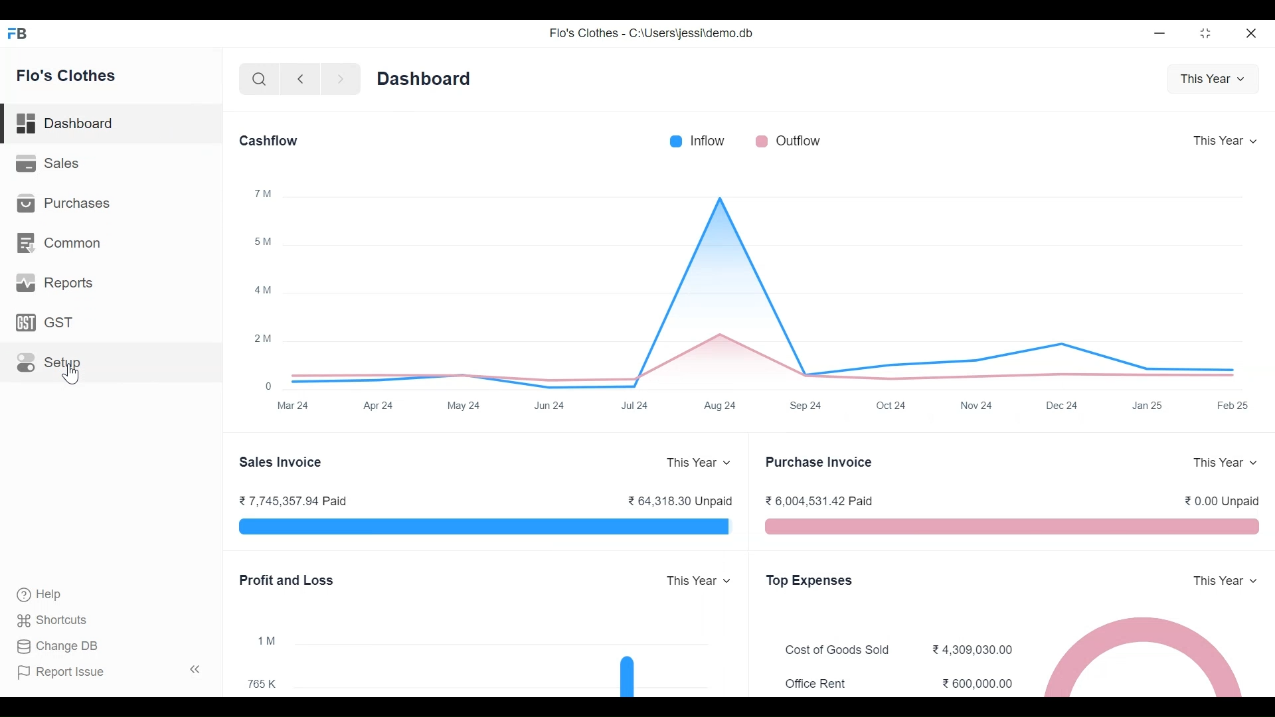  What do you see at coordinates (697, 581) in the screenshot?
I see `This year` at bounding box center [697, 581].